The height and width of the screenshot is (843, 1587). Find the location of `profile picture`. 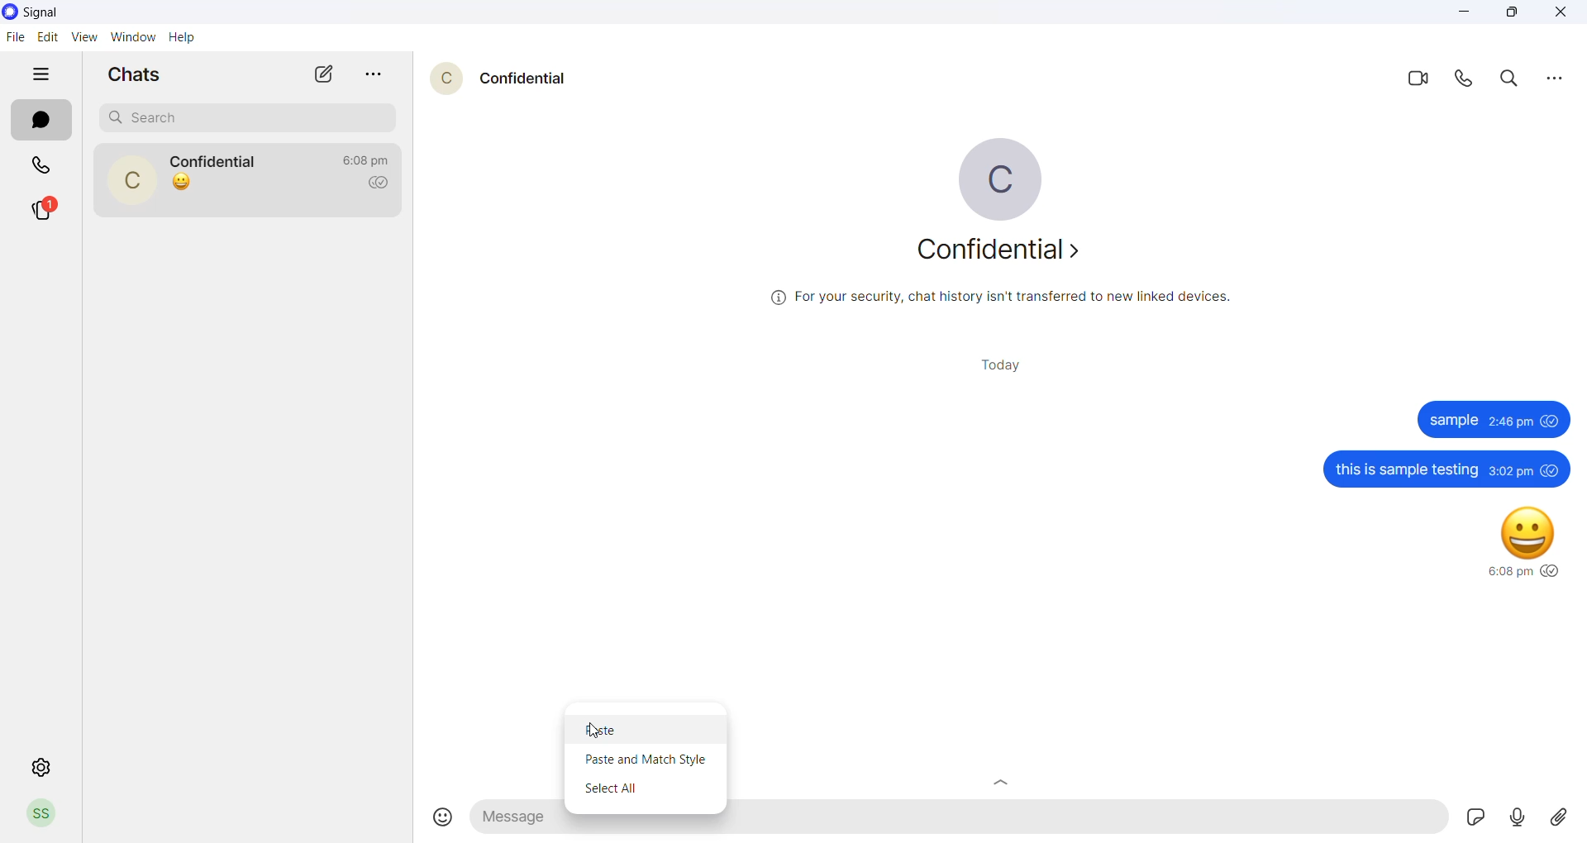

profile picture is located at coordinates (998, 177).